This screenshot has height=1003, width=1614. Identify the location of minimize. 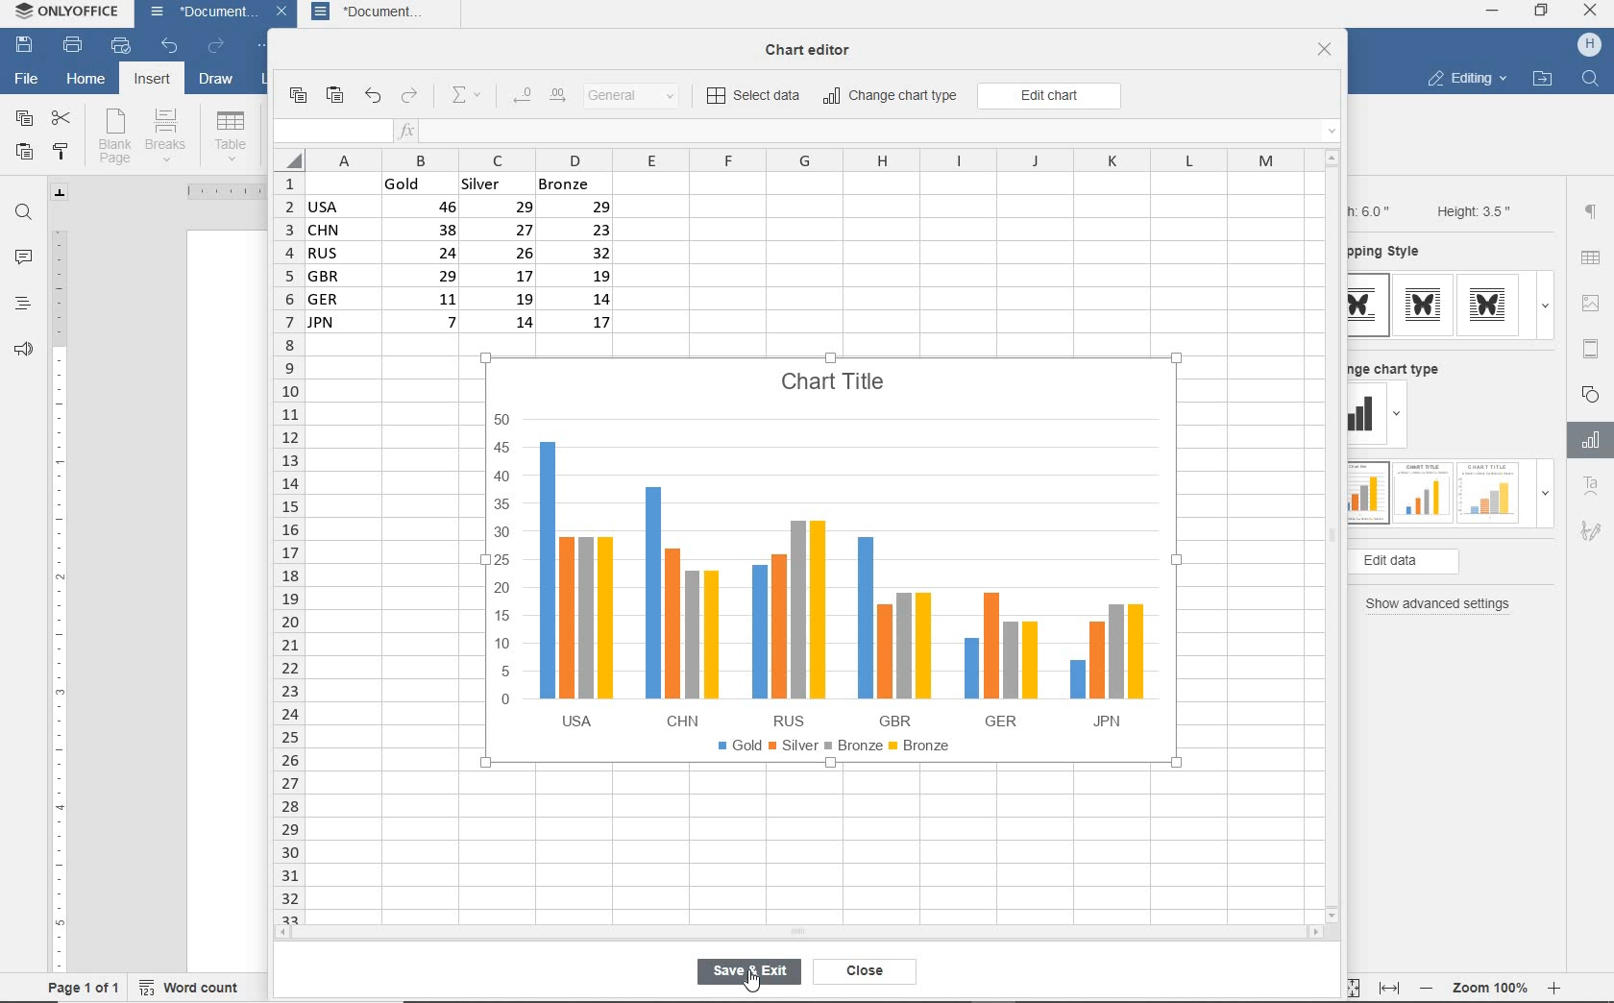
(1493, 11).